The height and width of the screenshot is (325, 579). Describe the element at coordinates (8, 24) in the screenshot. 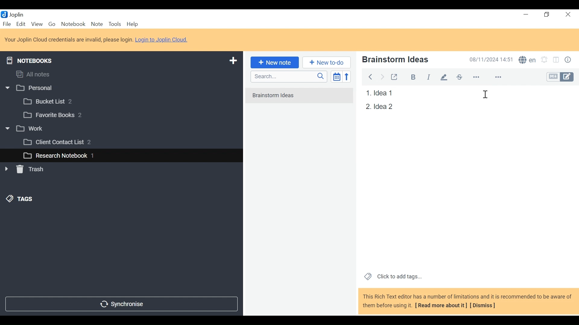

I see `File` at that location.